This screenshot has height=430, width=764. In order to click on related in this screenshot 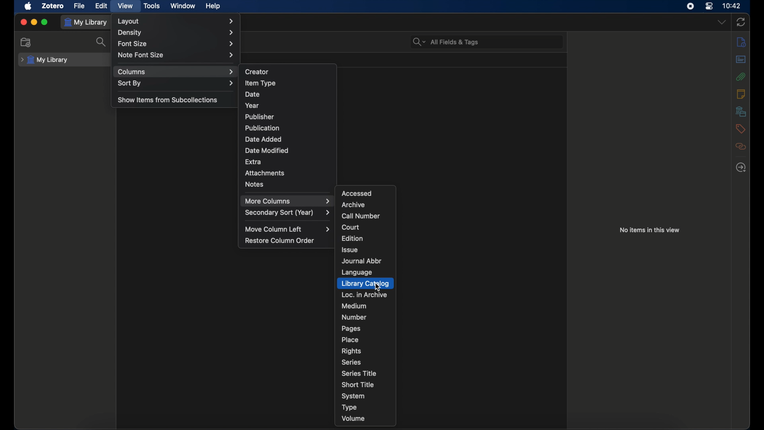, I will do `click(741, 146)`.